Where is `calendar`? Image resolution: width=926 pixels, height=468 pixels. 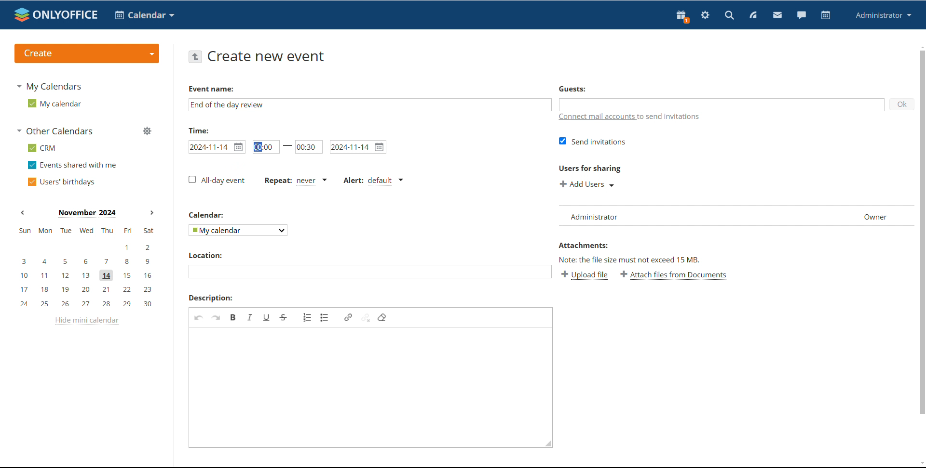
calendar is located at coordinates (826, 15).